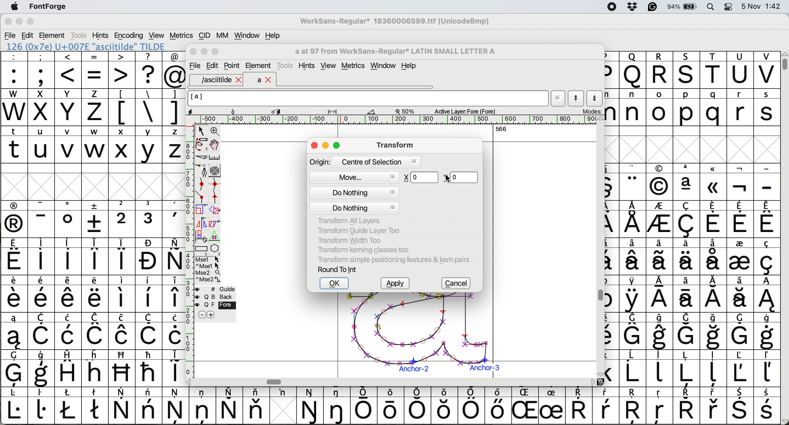 The width and height of the screenshot is (789, 425). Describe the element at coordinates (364, 250) in the screenshot. I see `transform kerning classes too` at that location.